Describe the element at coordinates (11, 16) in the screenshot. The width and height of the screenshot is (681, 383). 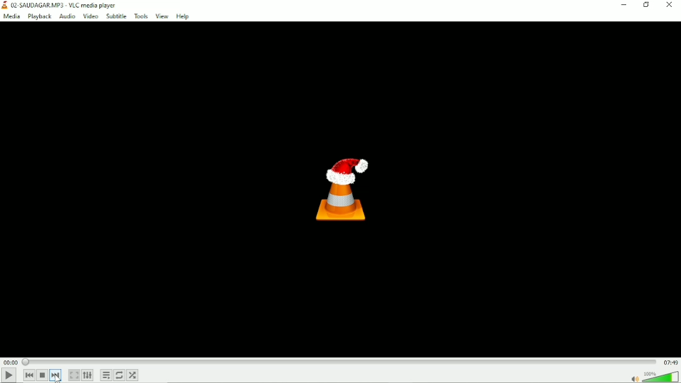
I see `Media` at that location.